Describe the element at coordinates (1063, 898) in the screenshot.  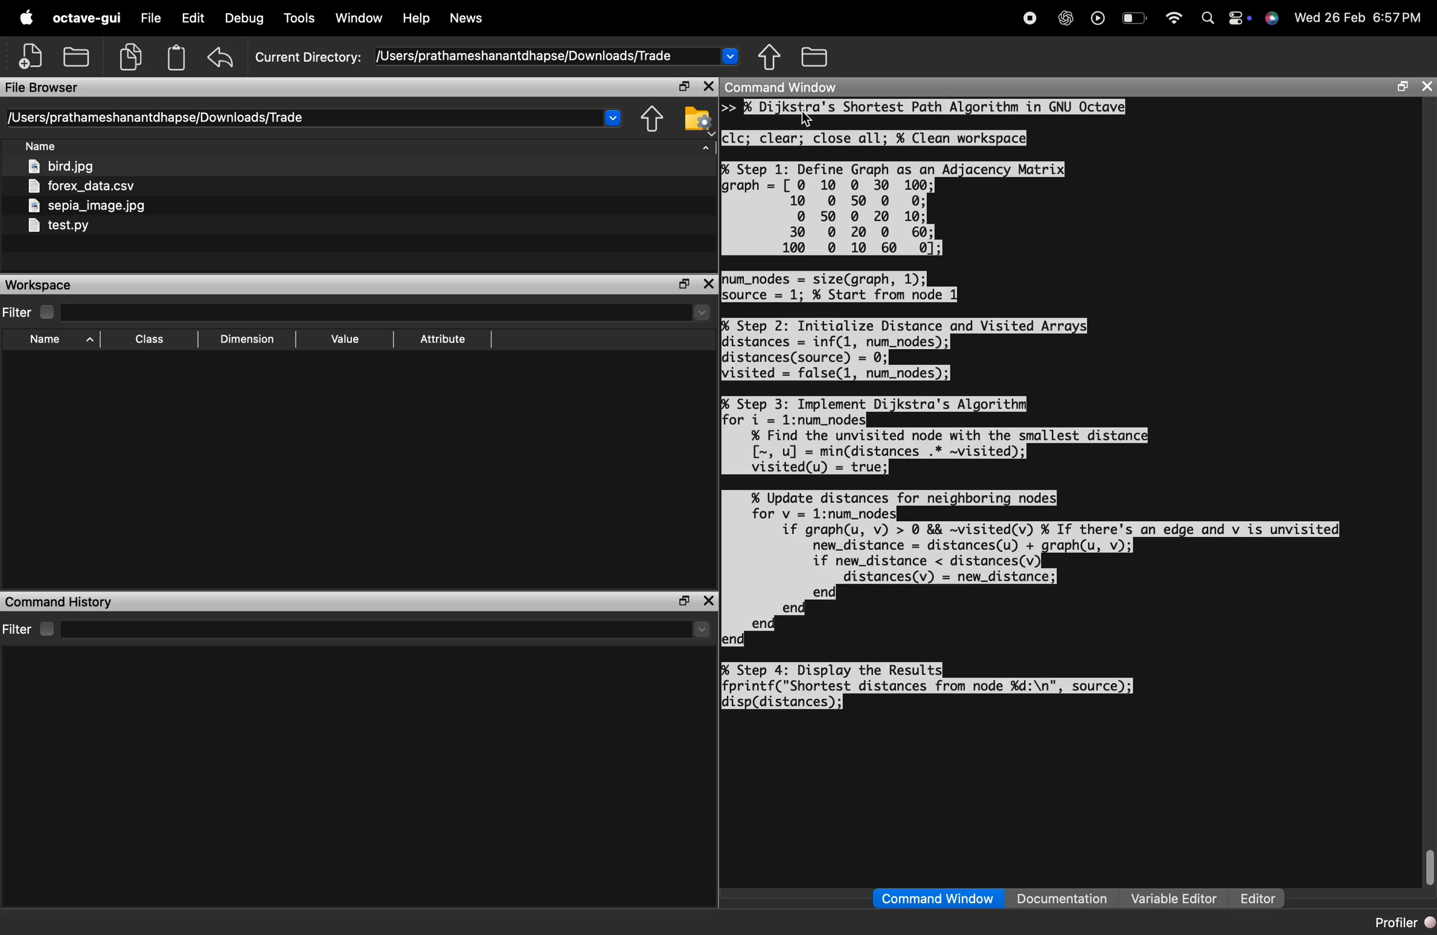
I see `documentation` at that location.